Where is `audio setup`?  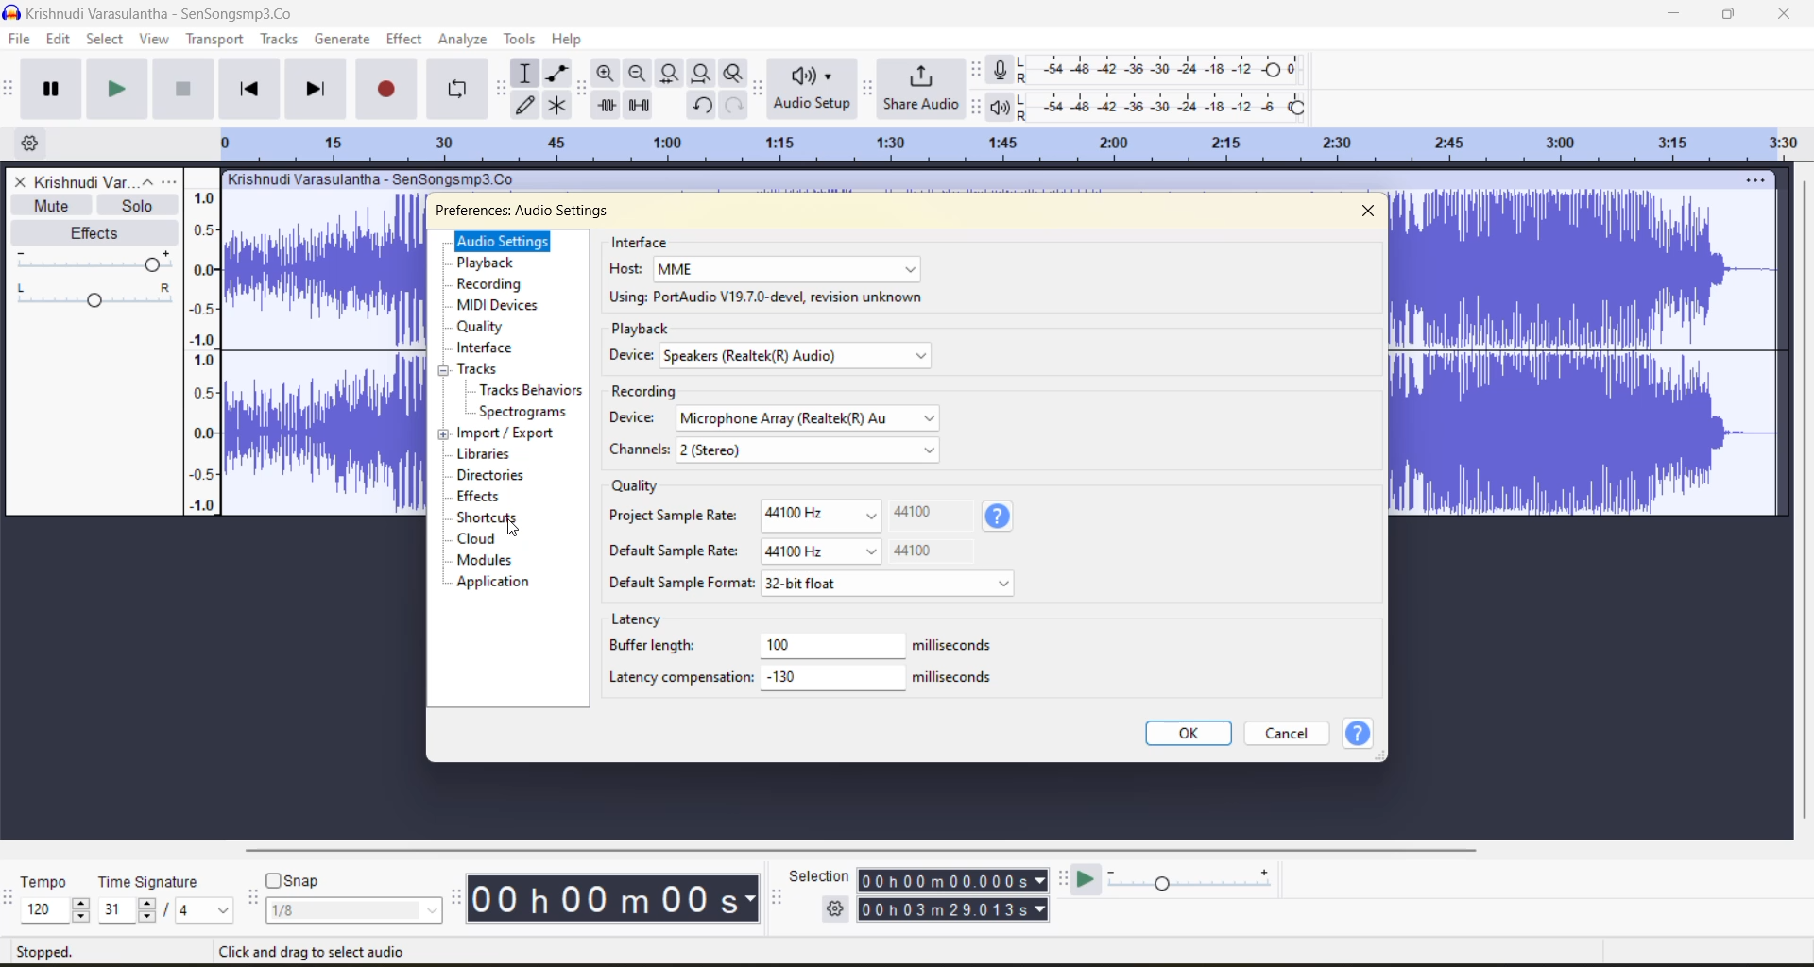
audio setup is located at coordinates (813, 91).